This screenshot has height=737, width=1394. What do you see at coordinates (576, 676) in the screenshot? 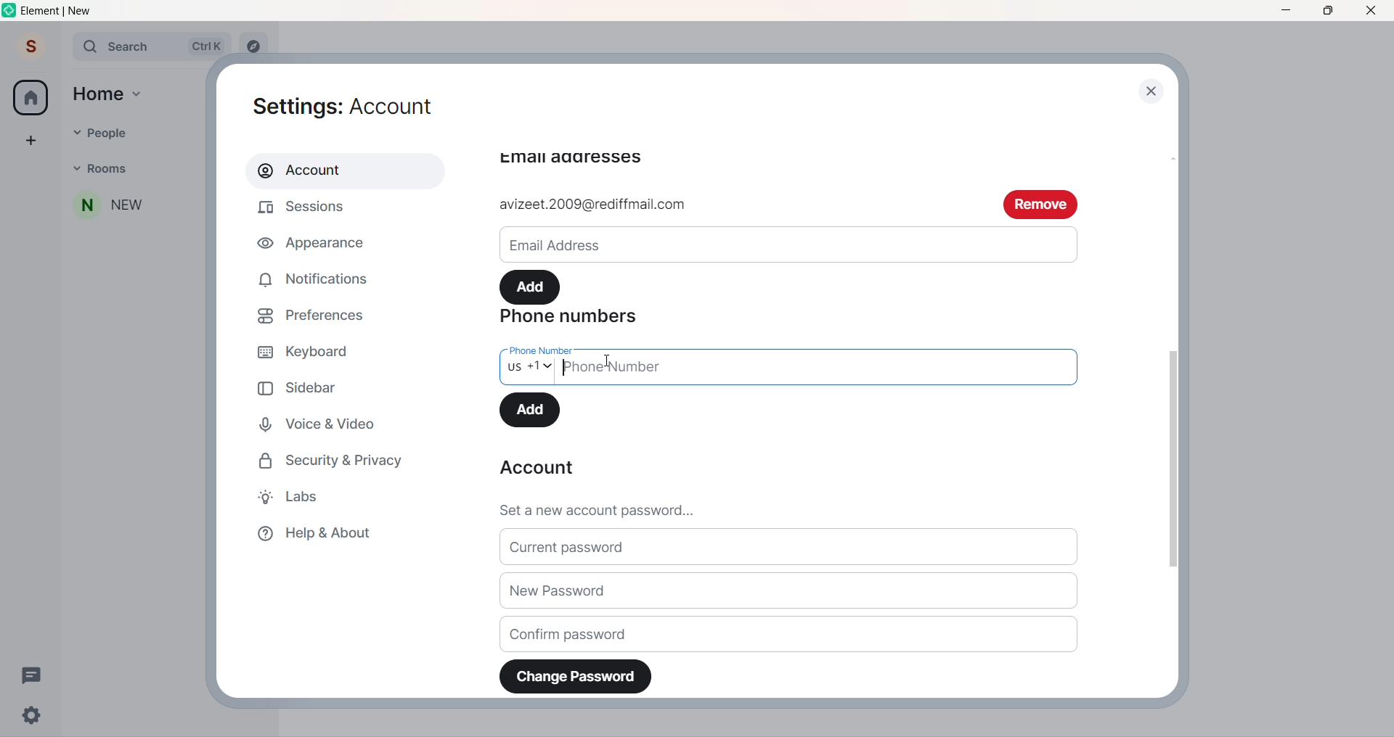
I see `Change Password` at bounding box center [576, 676].